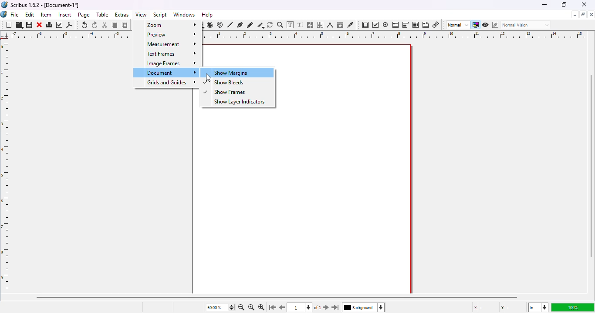 The image size is (595, 313). I want to click on normal, so click(457, 25).